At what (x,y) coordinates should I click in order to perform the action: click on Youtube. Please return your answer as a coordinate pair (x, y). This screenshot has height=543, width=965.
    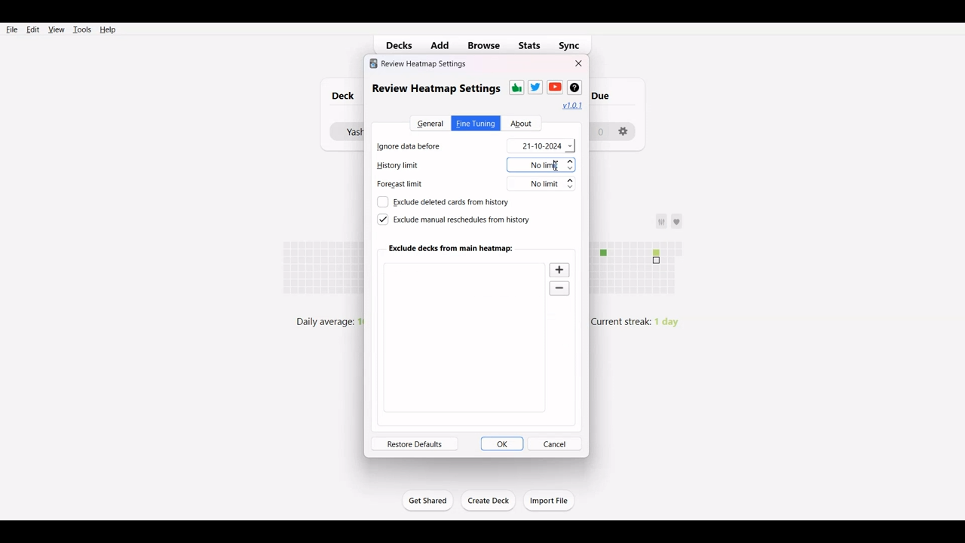
    Looking at the image, I should click on (555, 87).